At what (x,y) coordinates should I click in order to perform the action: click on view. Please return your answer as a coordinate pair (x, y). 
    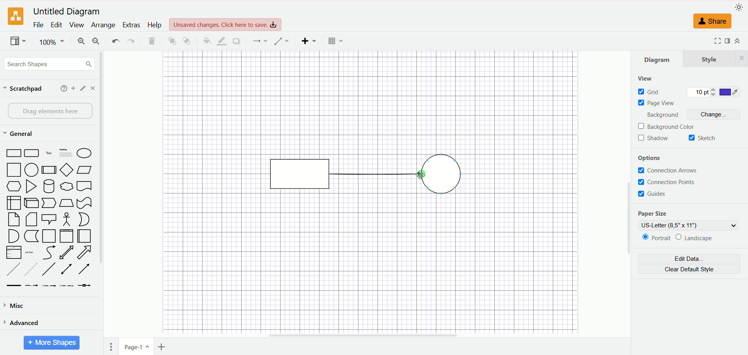
    Looking at the image, I should click on (18, 41).